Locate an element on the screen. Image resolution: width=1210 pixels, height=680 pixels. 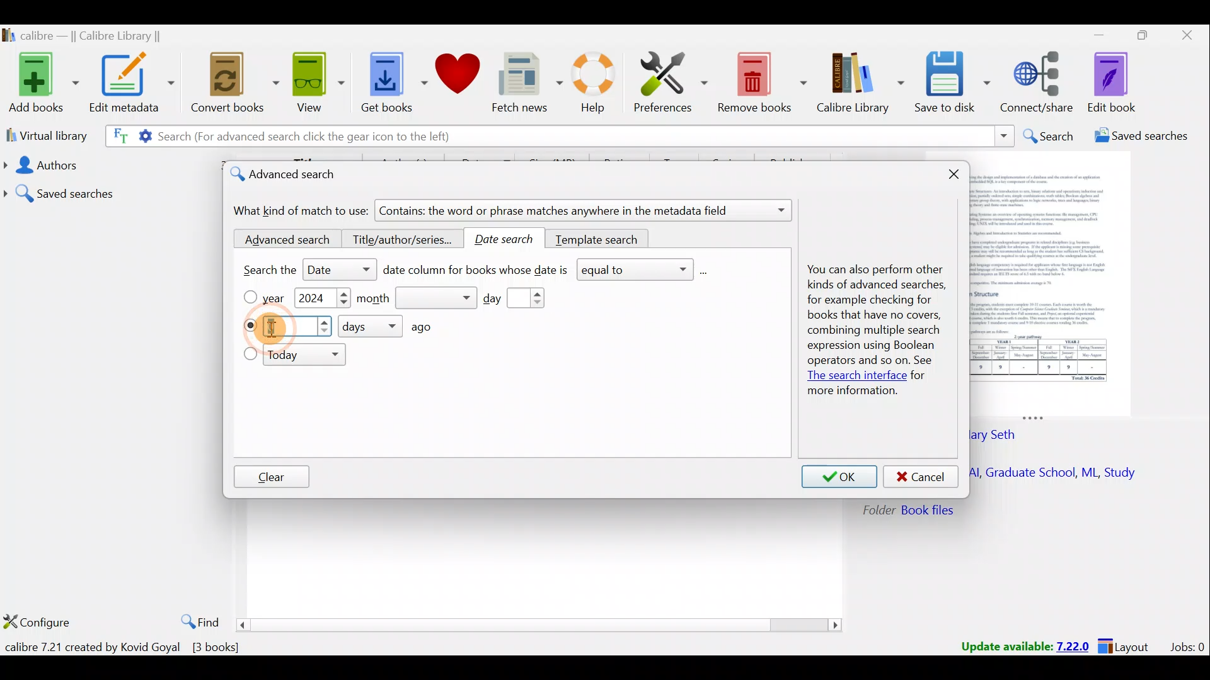
Advanced search is located at coordinates (282, 240).